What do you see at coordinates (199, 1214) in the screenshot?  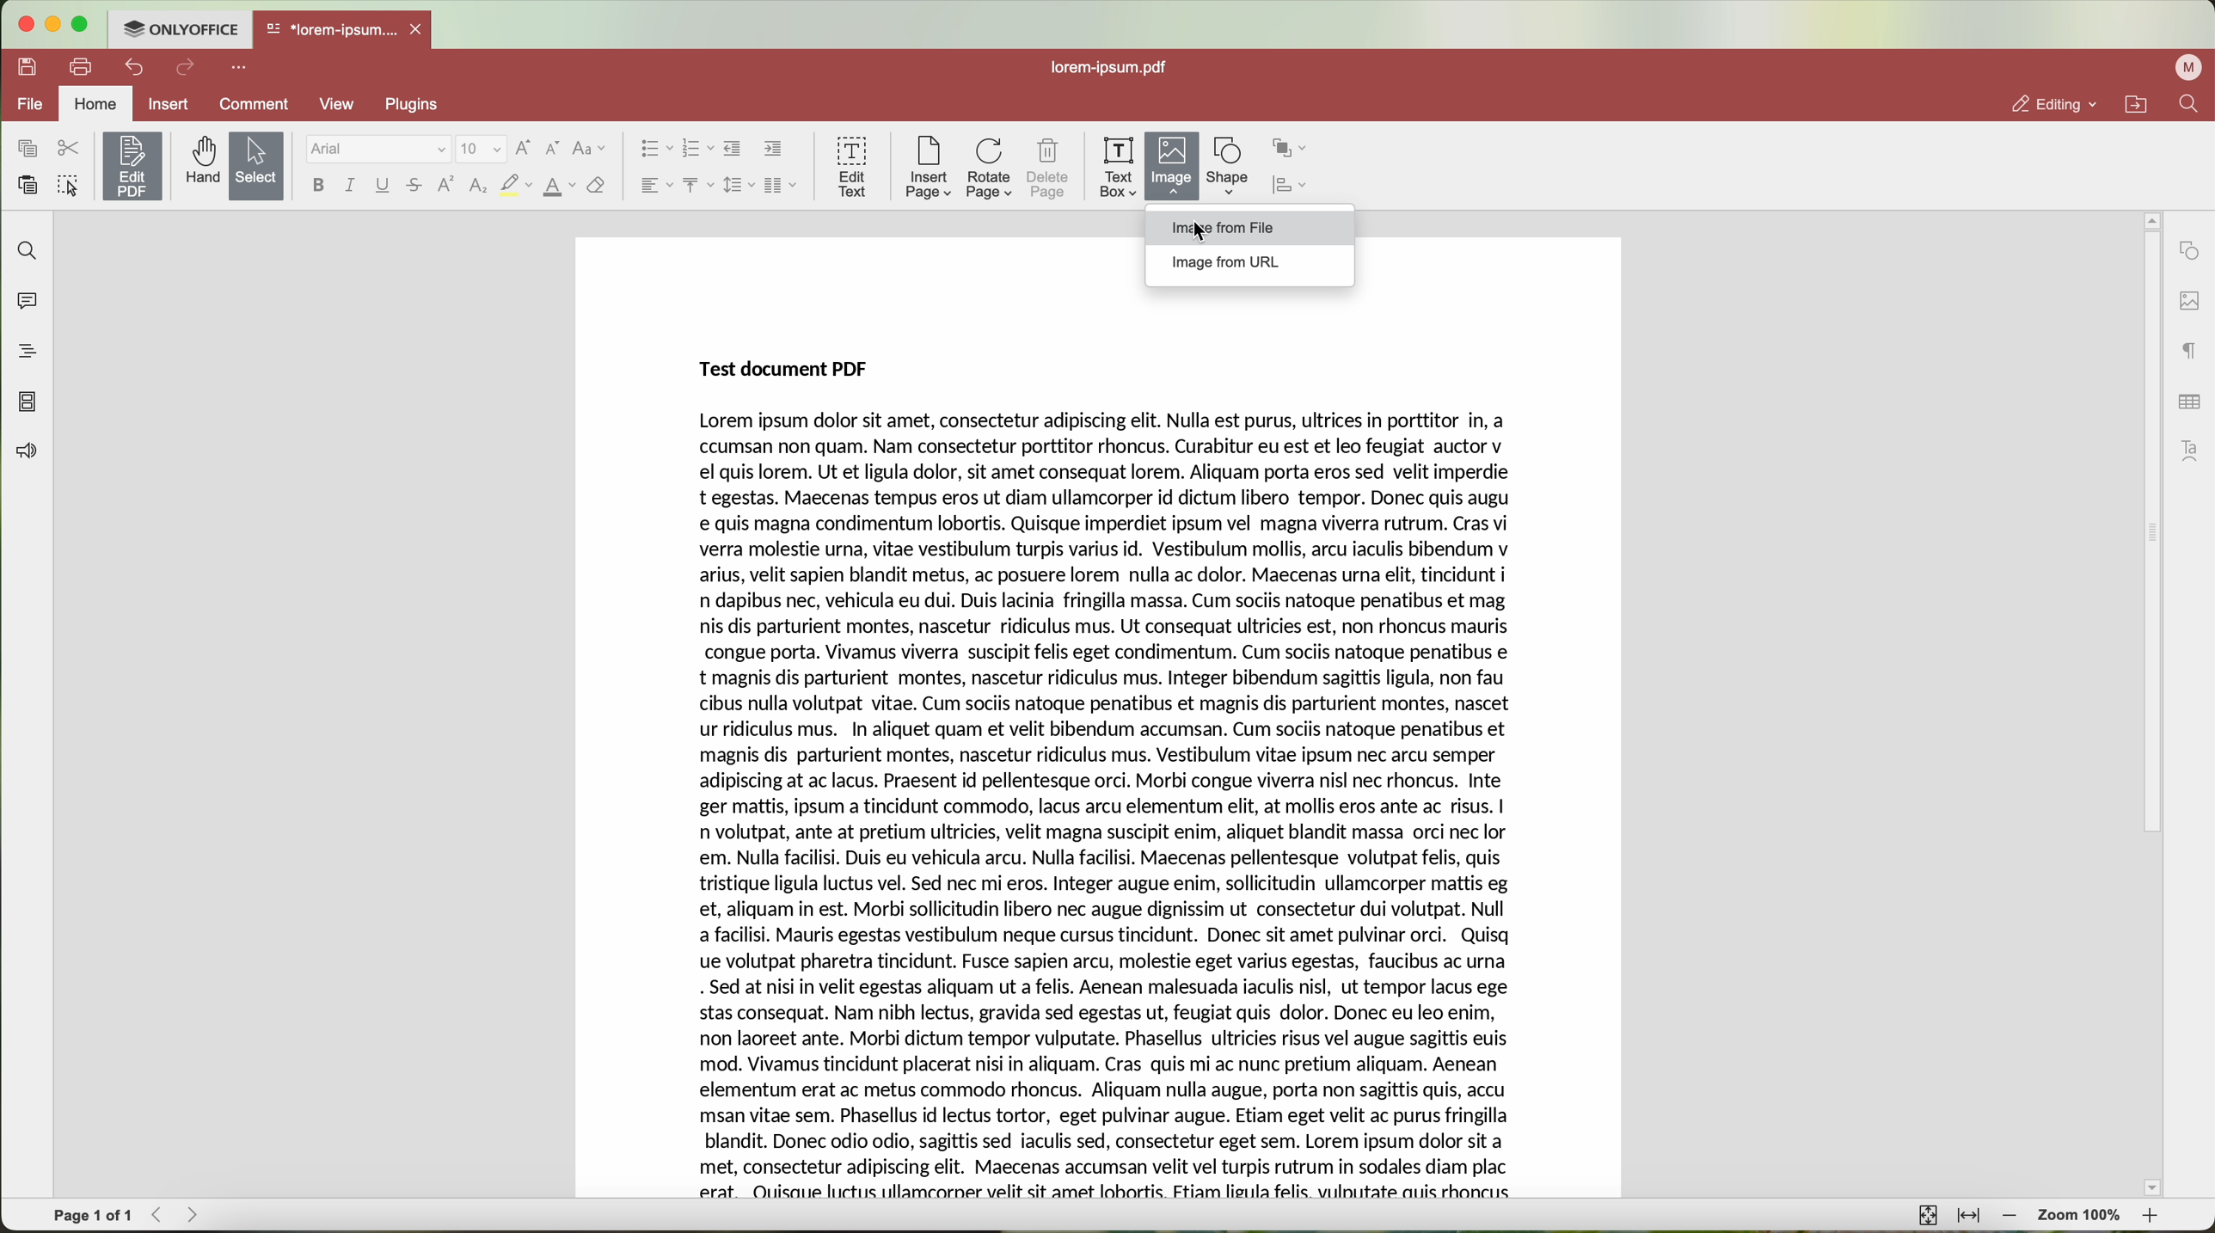 I see `Forward` at bounding box center [199, 1214].